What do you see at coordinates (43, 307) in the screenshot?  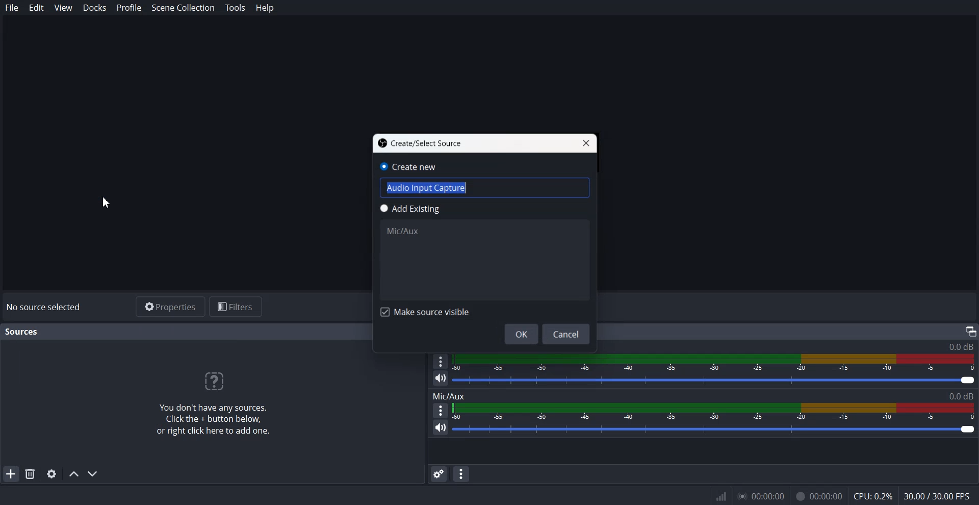 I see `Text` at bounding box center [43, 307].